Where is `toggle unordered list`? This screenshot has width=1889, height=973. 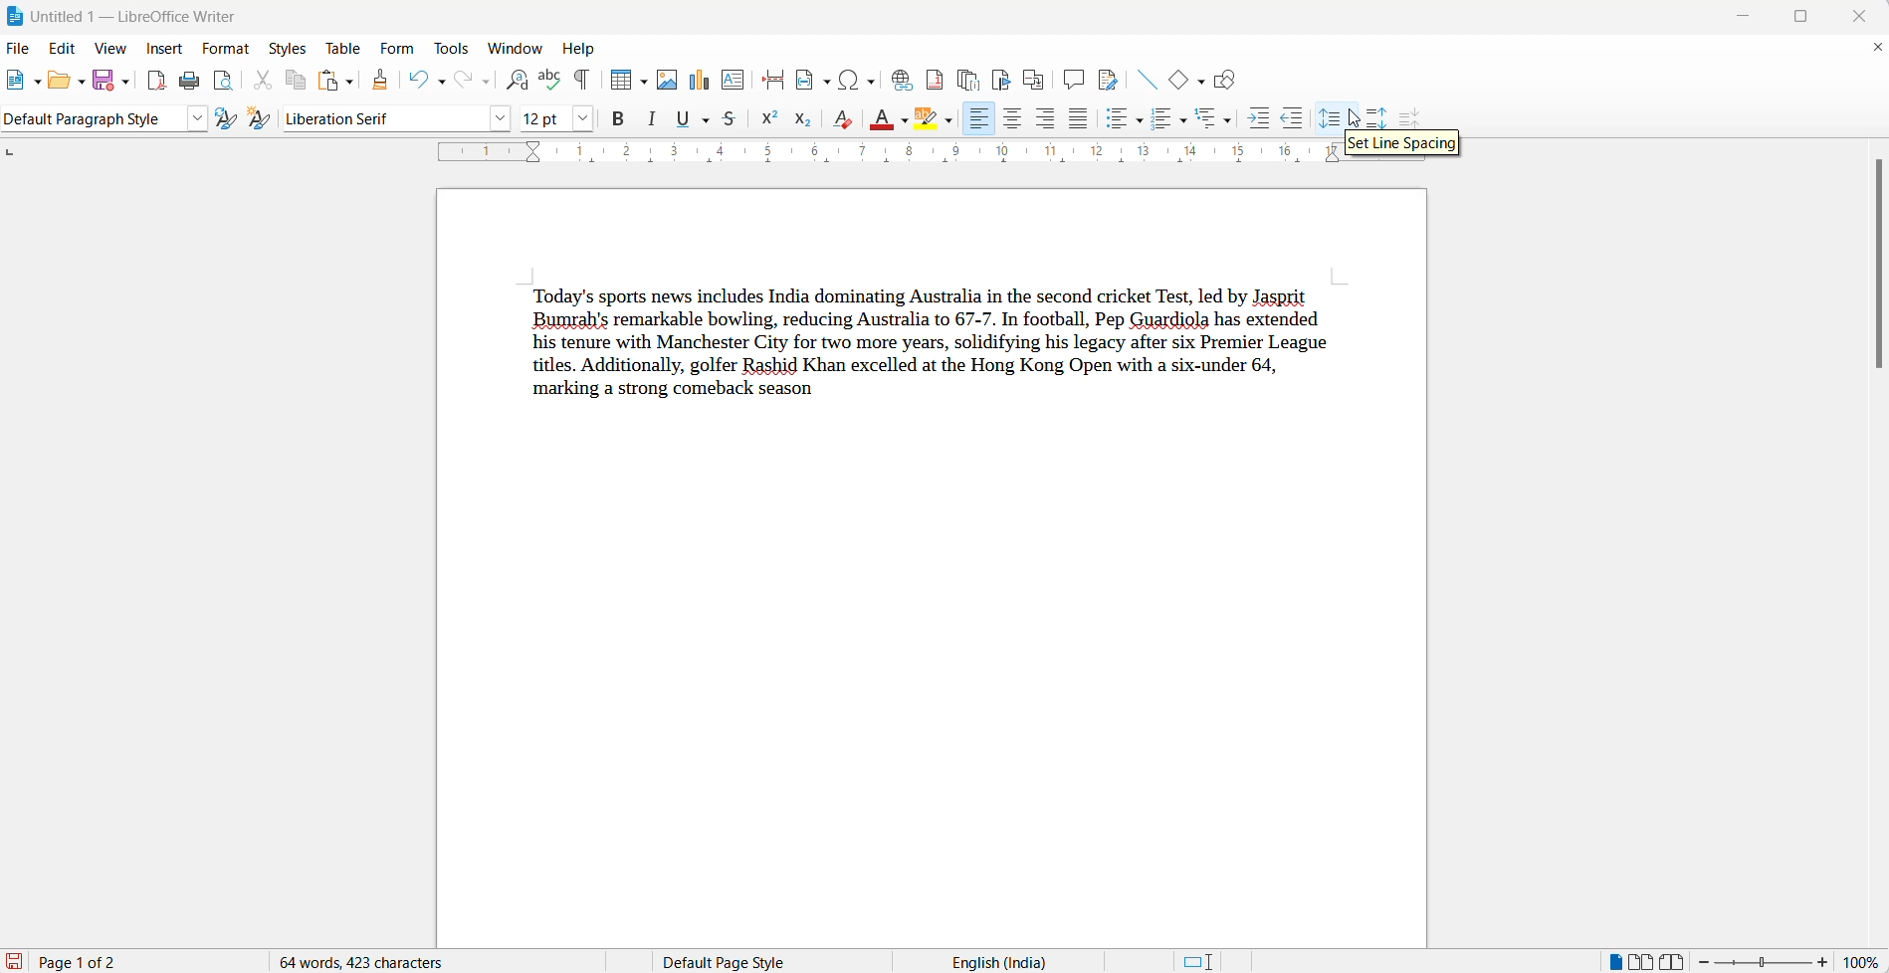
toggle unordered list is located at coordinates (1140, 121).